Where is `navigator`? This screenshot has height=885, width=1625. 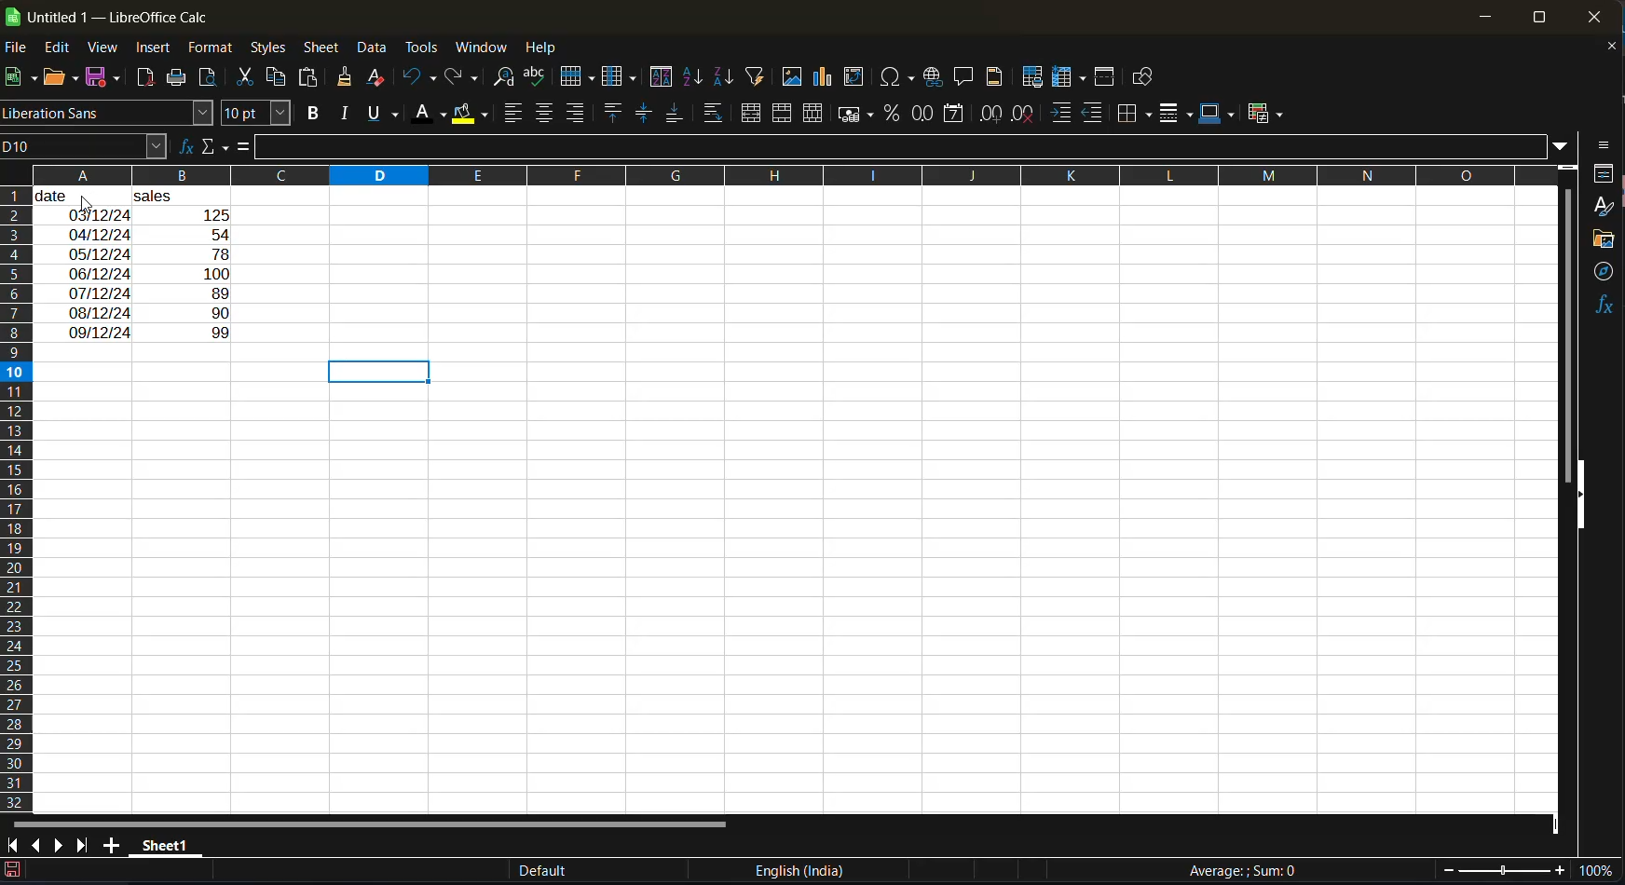 navigator is located at coordinates (1603, 273).